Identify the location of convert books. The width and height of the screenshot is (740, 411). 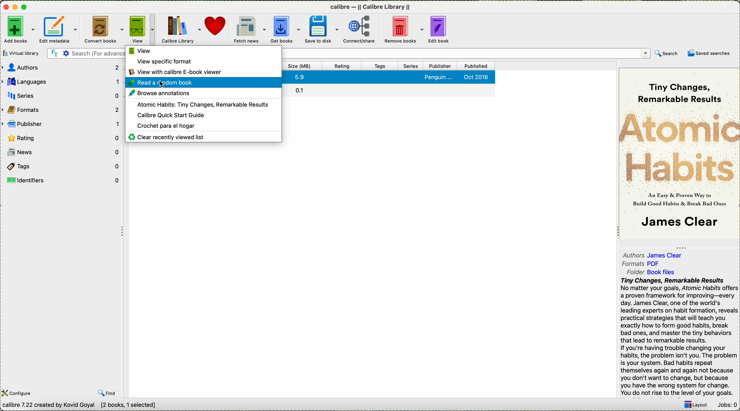
(105, 30).